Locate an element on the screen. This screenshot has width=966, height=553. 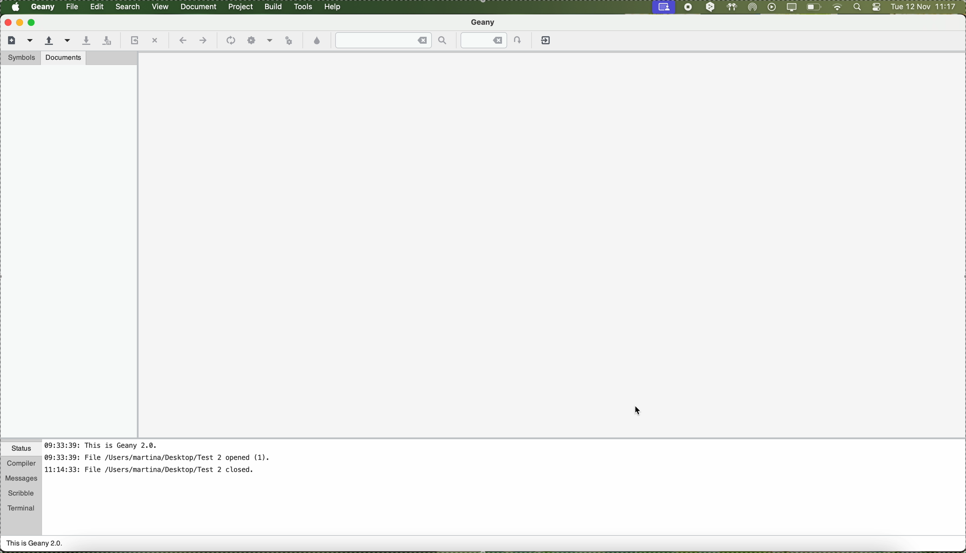
tools is located at coordinates (303, 7).